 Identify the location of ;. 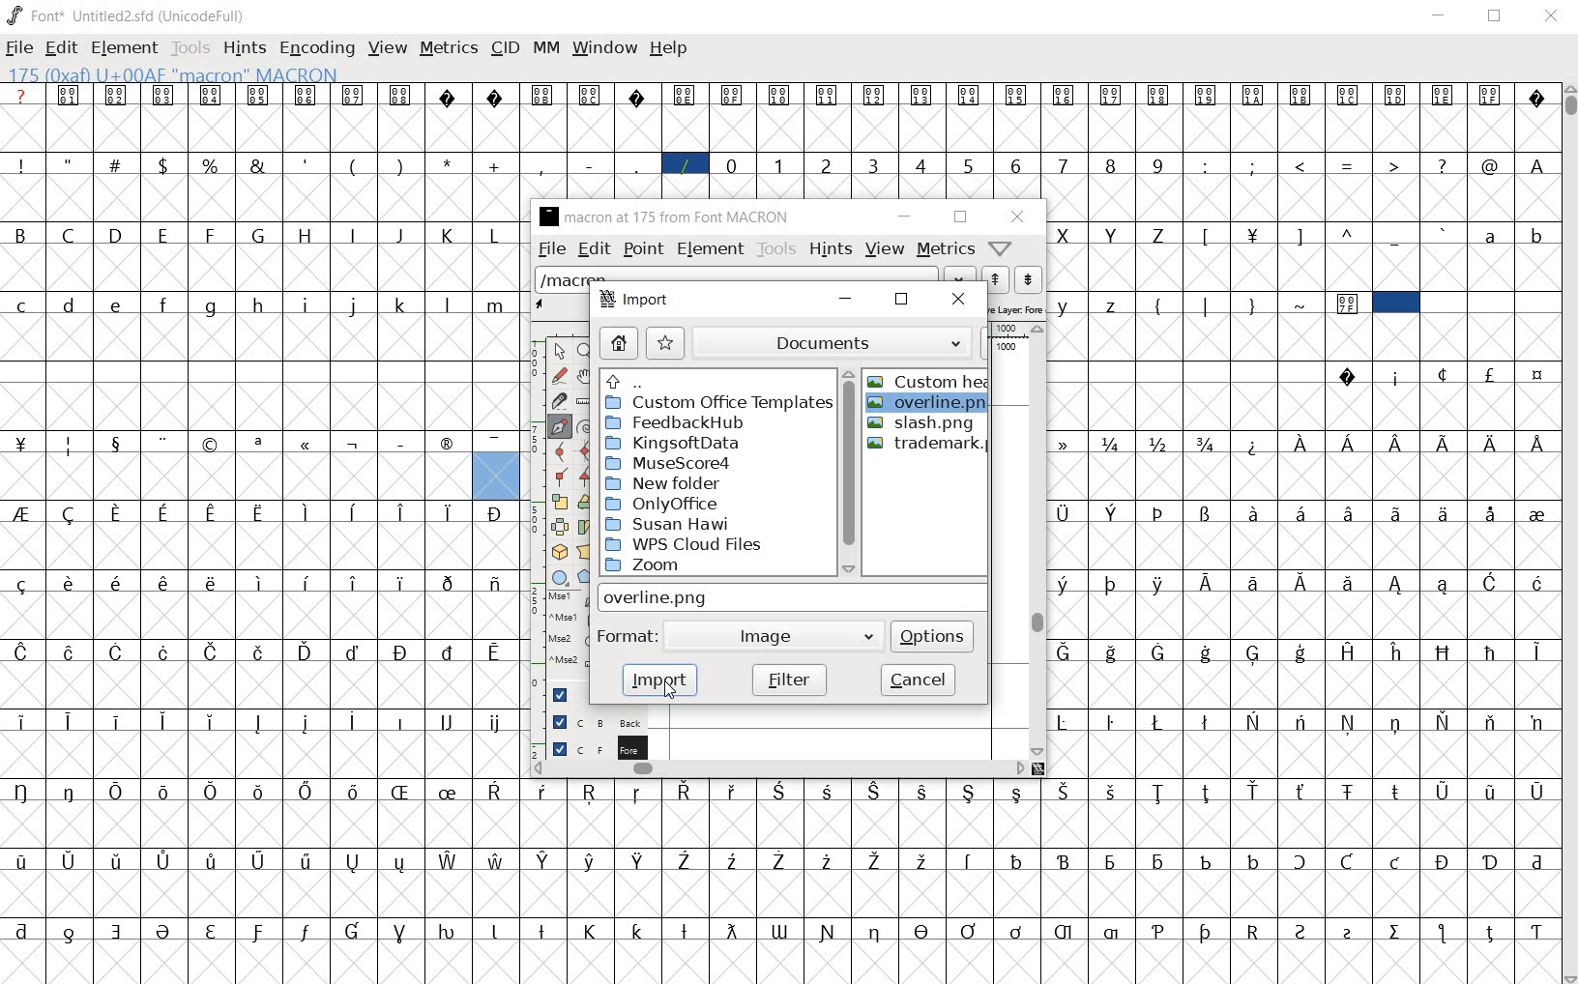
(1254, 165).